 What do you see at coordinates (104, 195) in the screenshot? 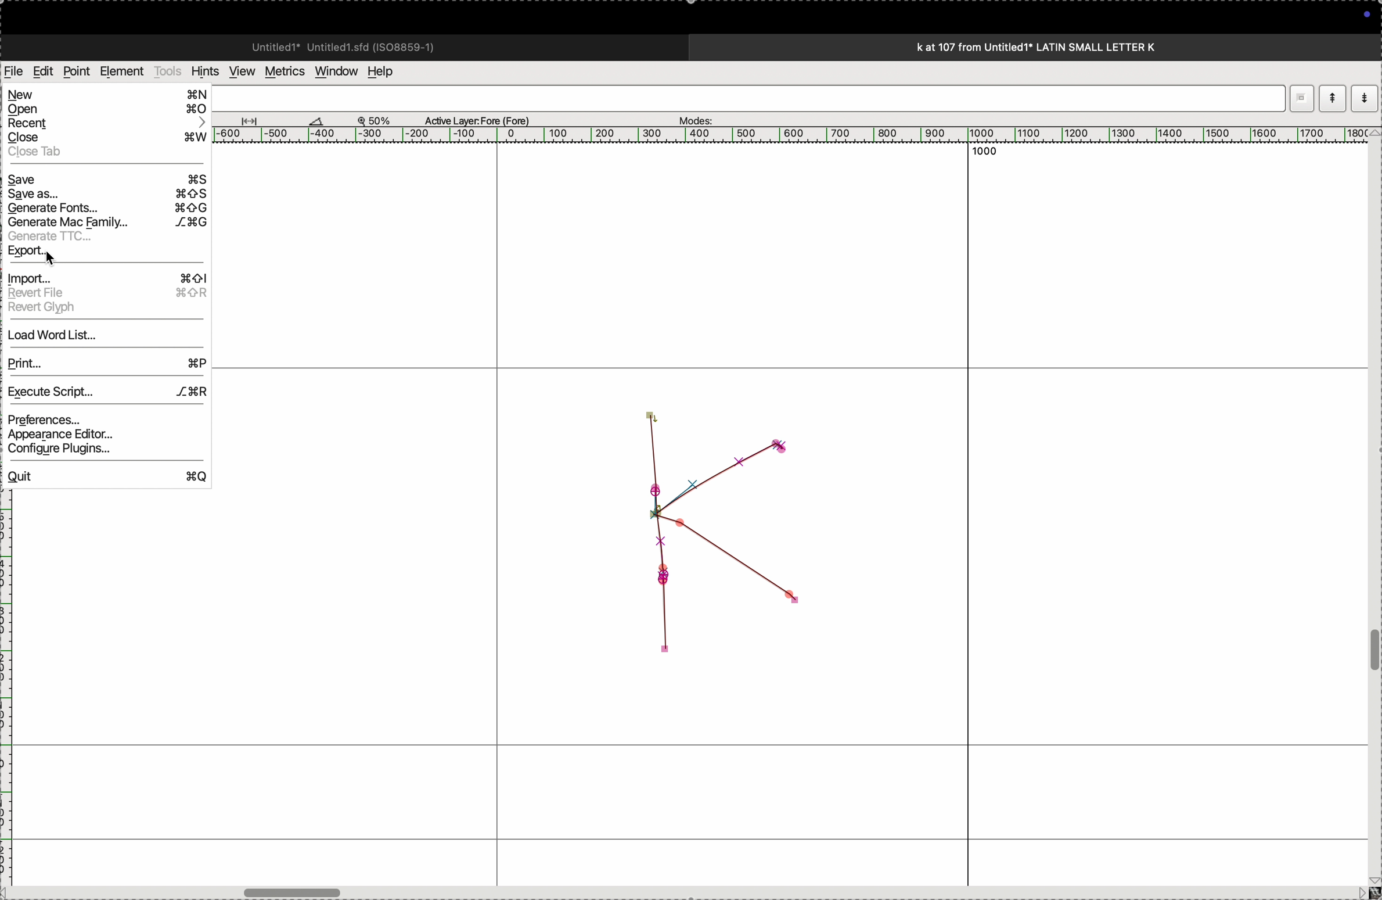
I see `save as` at bounding box center [104, 195].